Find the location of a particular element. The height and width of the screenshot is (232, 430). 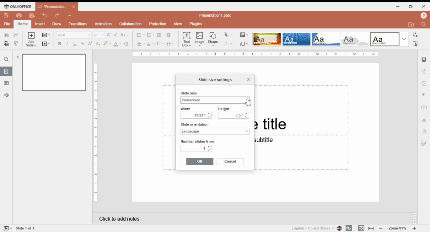

restore is located at coordinates (411, 6).